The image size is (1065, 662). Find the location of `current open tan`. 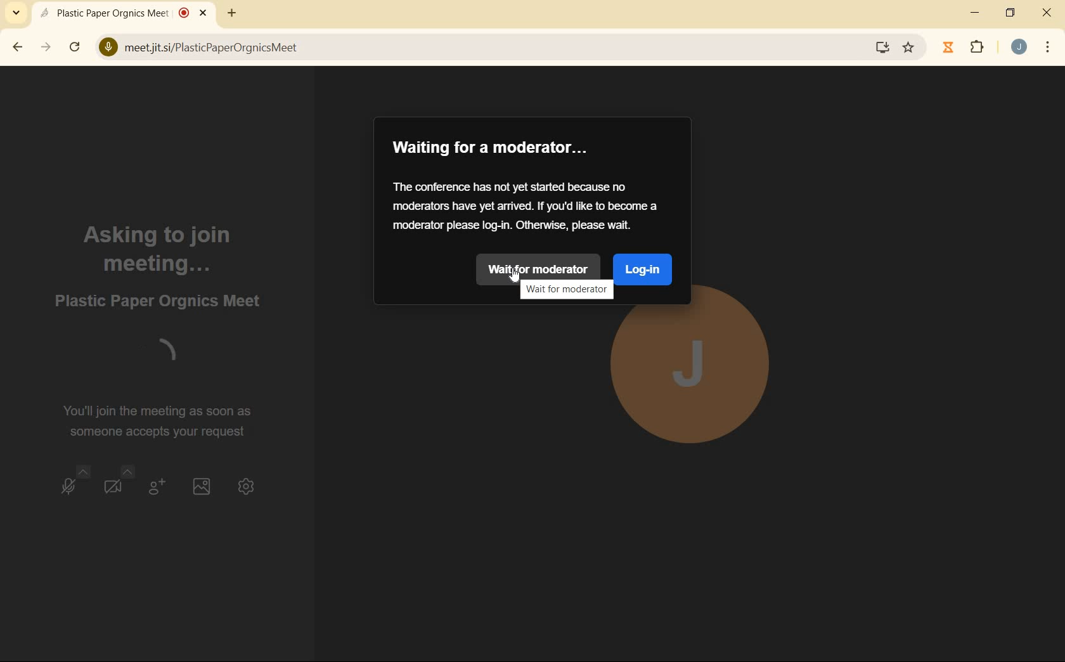

current open tan is located at coordinates (126, 13).